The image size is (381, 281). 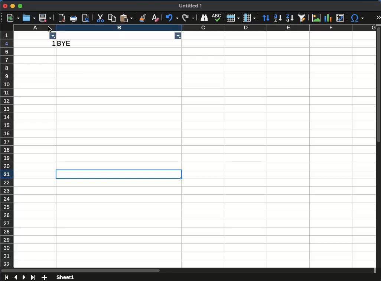 I want to click on previous sheet, so click(x=16, y=277).